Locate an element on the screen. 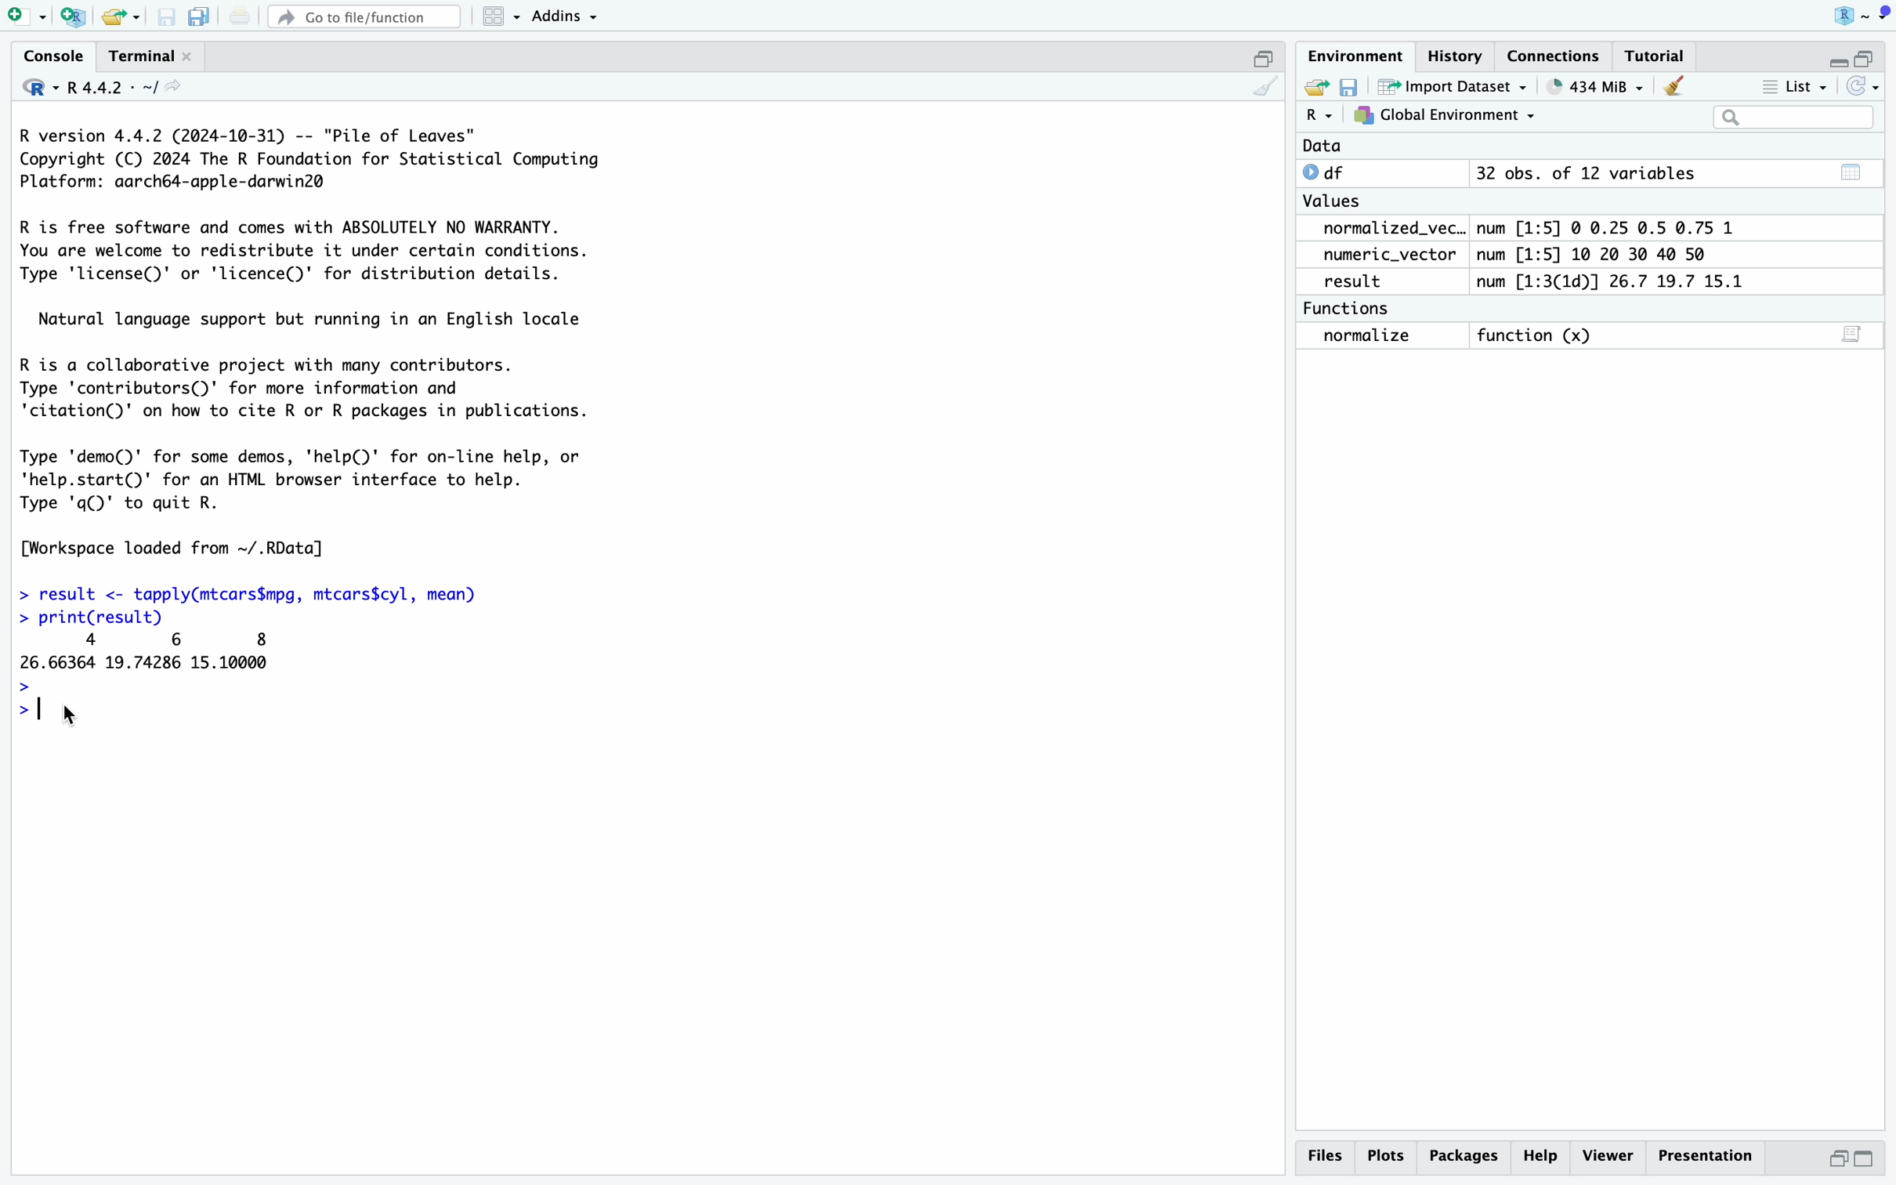 The width and height of the screenshot is (1896, 1185). num [1:3(1d)] 26.7 19.7 15.1 is located at coordinates (1612, 281).